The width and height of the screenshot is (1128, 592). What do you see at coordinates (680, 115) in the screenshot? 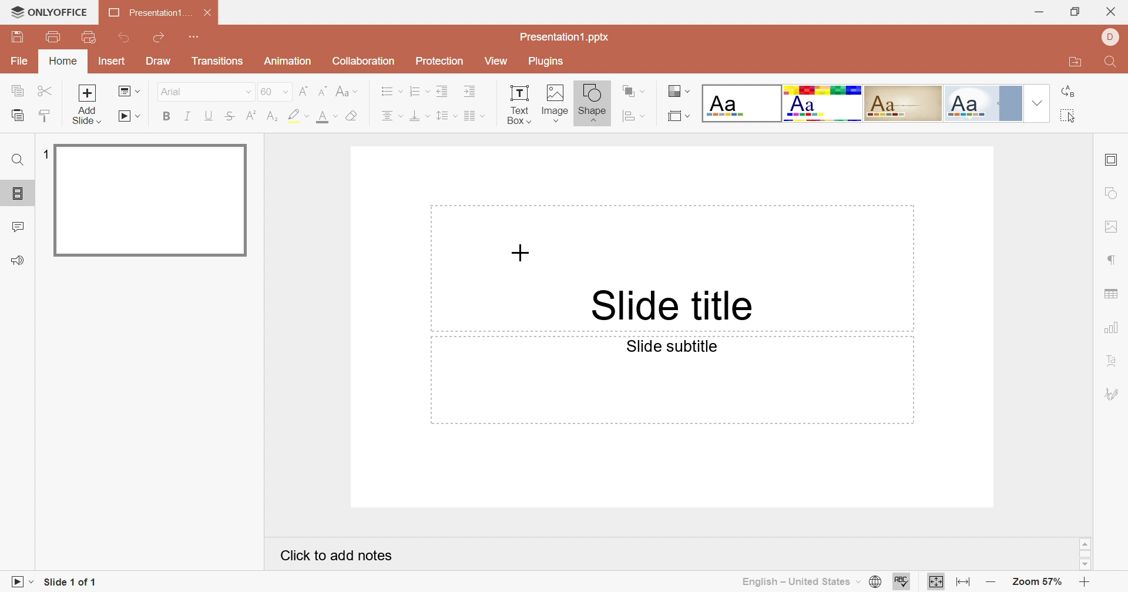
I see `table  layout` at bounding box center [680, 115].